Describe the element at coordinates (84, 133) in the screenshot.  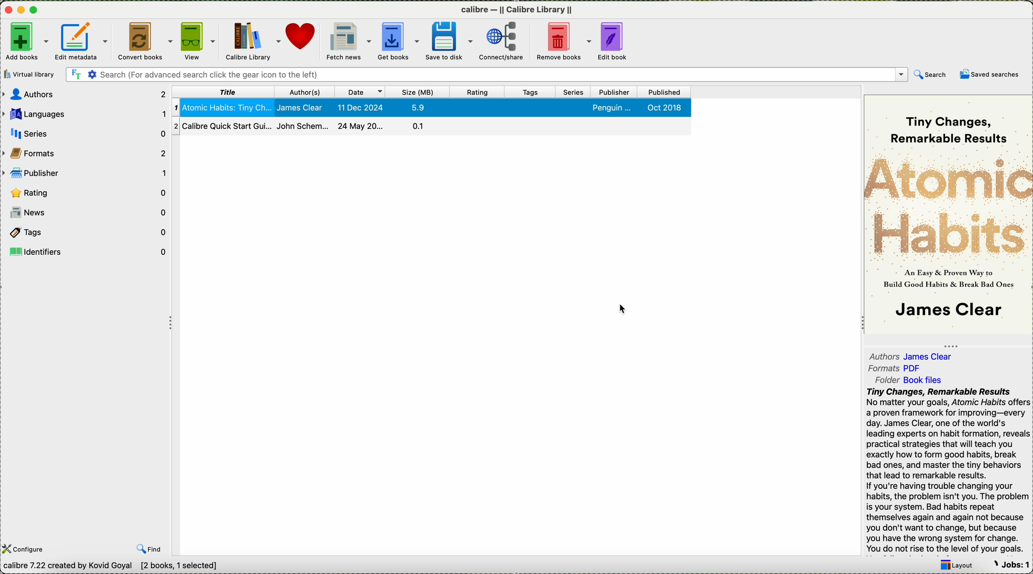
I see `series` at that location.